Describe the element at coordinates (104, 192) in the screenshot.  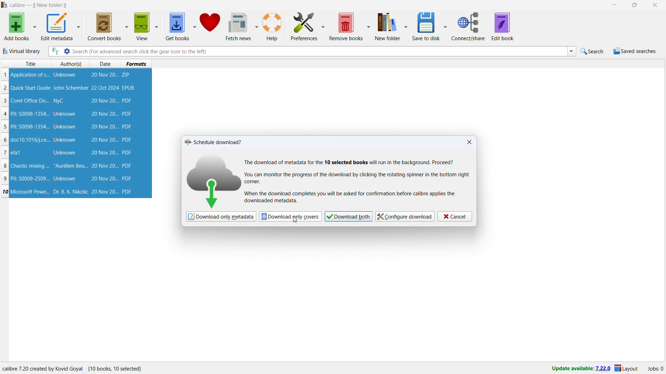
I see `20 Nov 20...` at that location.